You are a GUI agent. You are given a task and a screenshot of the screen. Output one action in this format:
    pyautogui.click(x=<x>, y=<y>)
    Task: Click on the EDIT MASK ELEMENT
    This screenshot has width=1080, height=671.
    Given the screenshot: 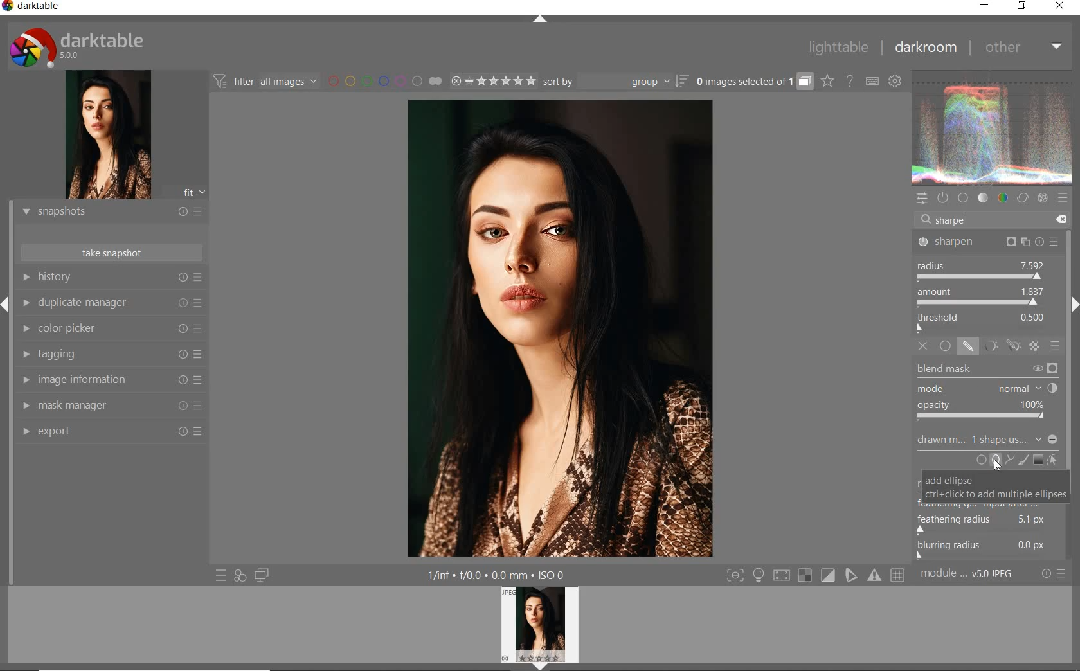 What is the action you would take?
    pyautogui.click(x=1054, y=459)
    